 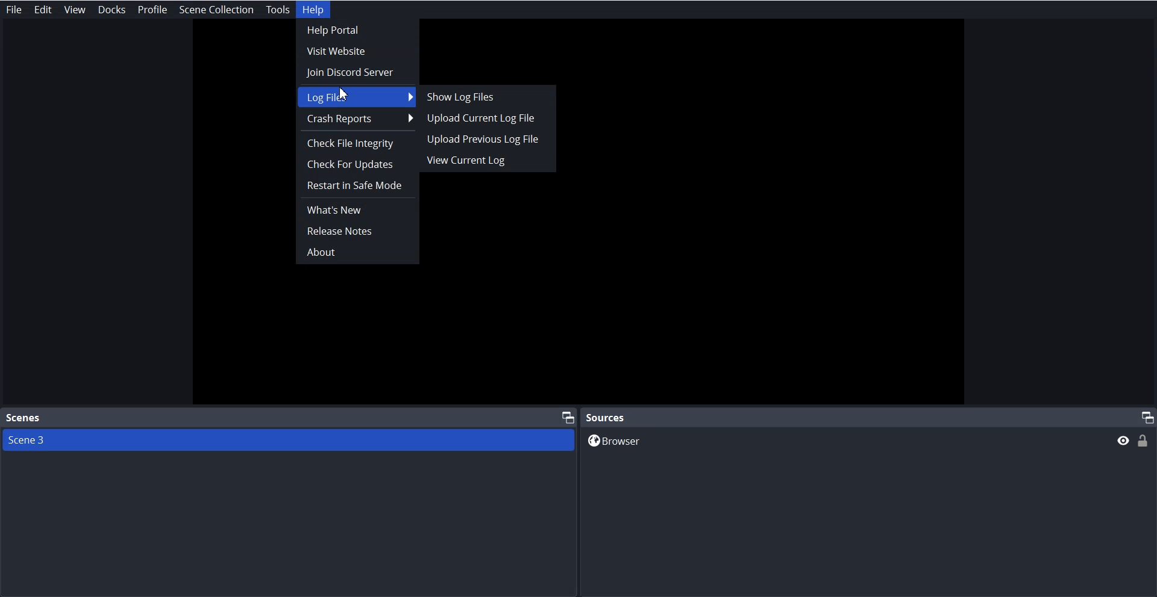 What do you see at coordinates (1143, 417) in the screenshot?
I see `Maximize Window` at bounding box center [1143, 417].